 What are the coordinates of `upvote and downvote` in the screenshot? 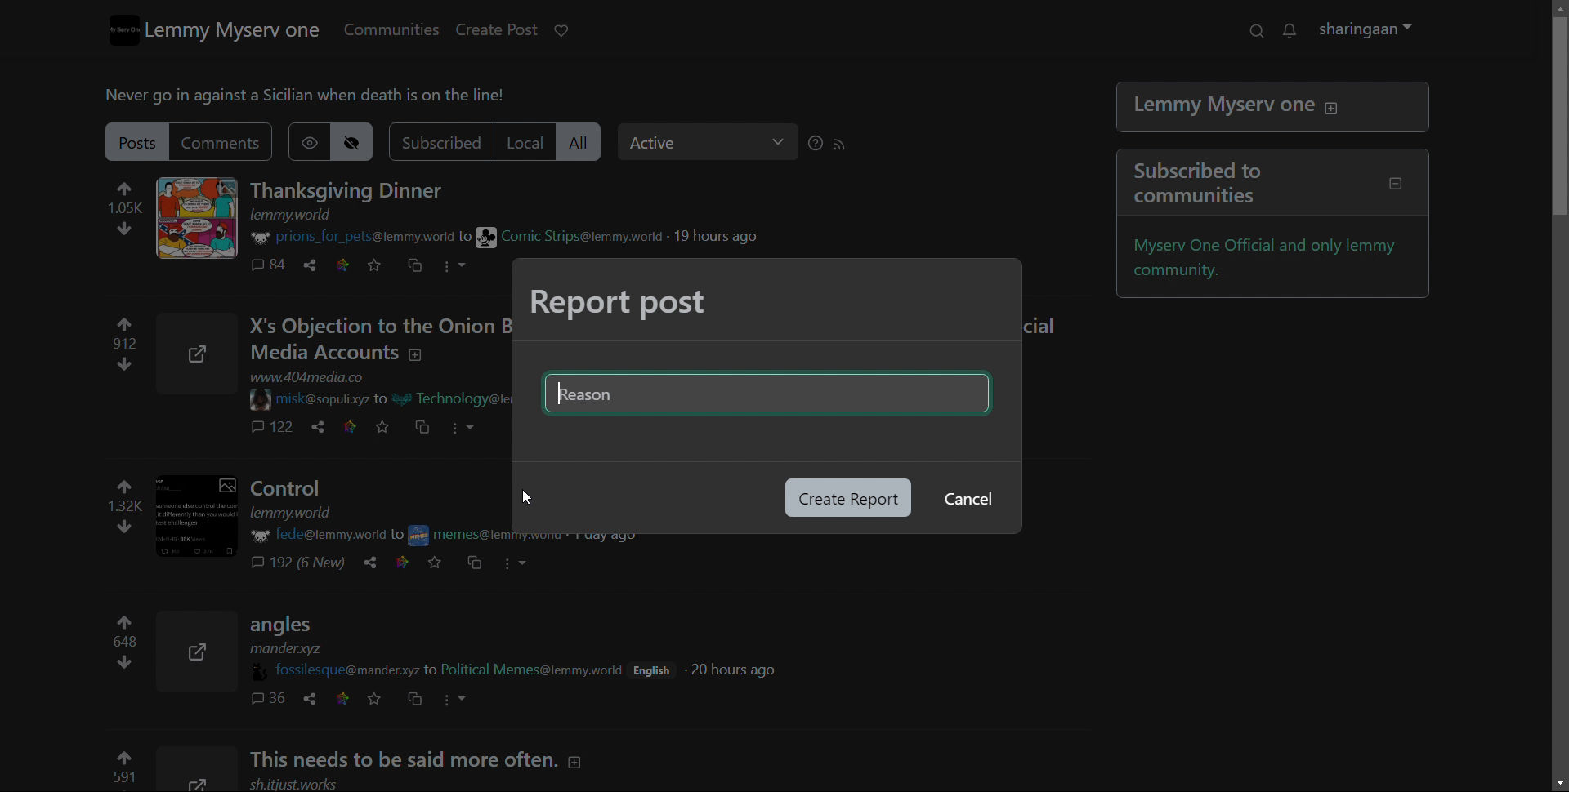 It's located at (135, 211).